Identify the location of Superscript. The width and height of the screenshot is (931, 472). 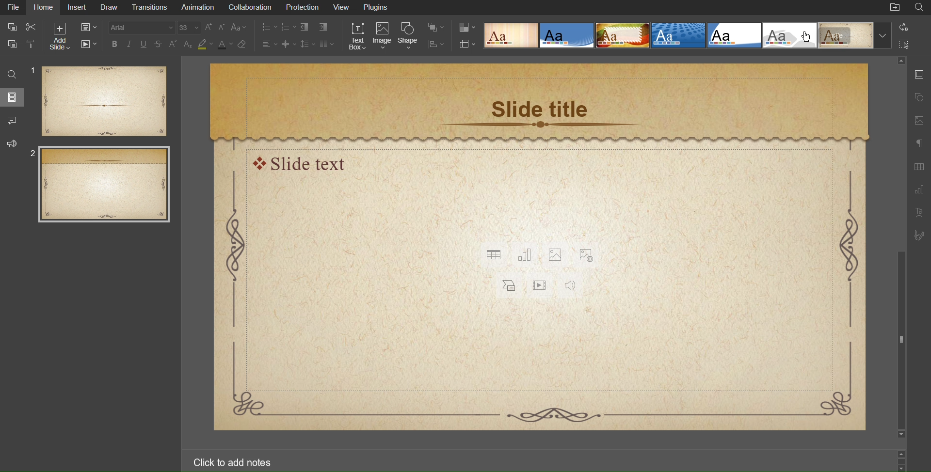
(174, 45).